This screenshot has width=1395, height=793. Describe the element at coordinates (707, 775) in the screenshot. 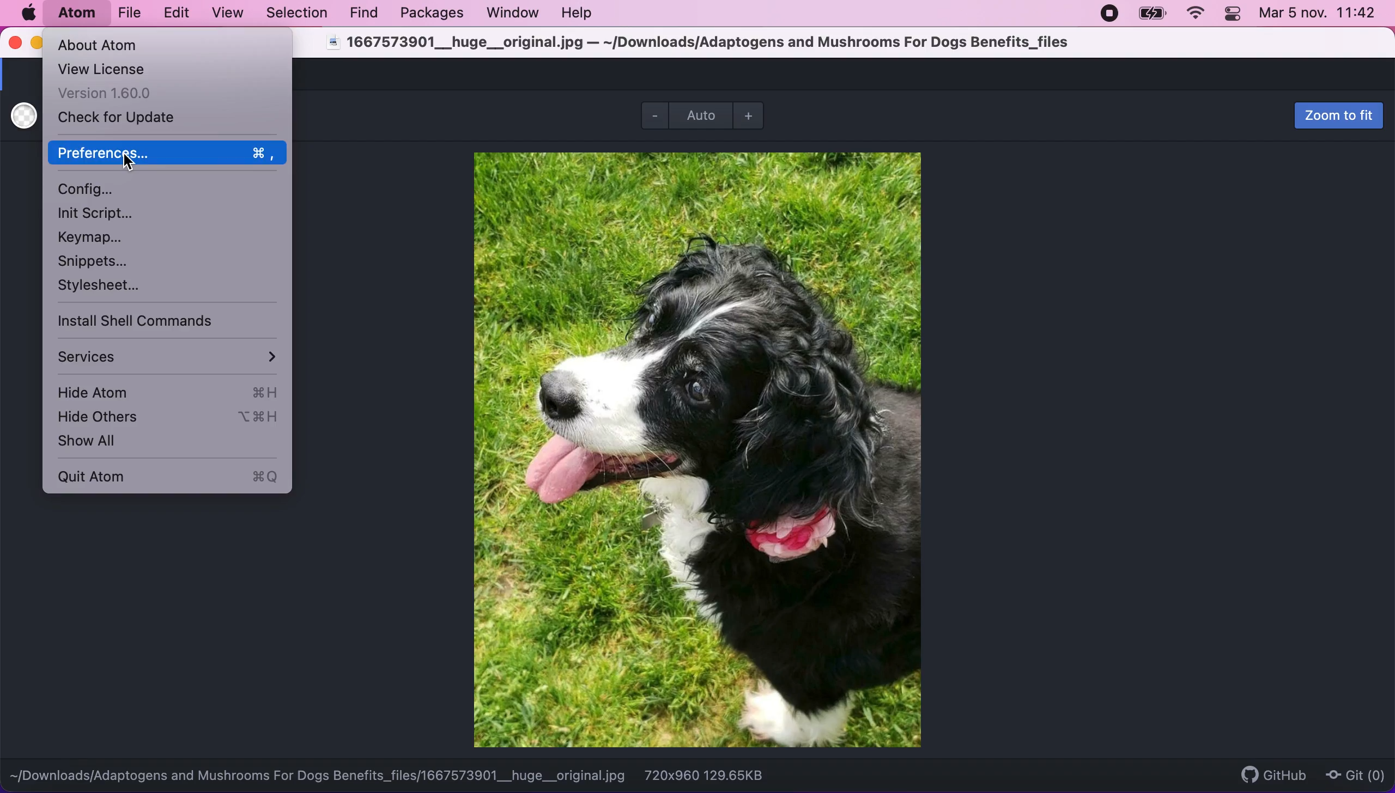

I see `720x960 129.65KB` at that location.